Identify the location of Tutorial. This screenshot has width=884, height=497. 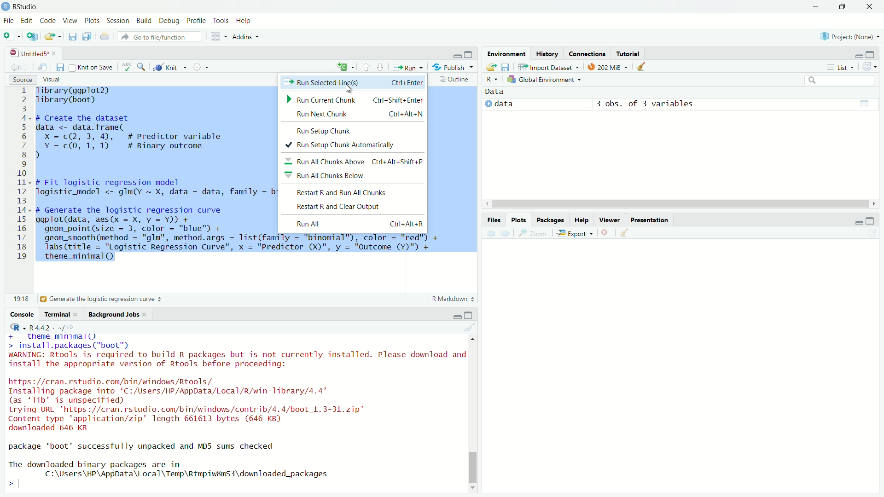
(628, 53).